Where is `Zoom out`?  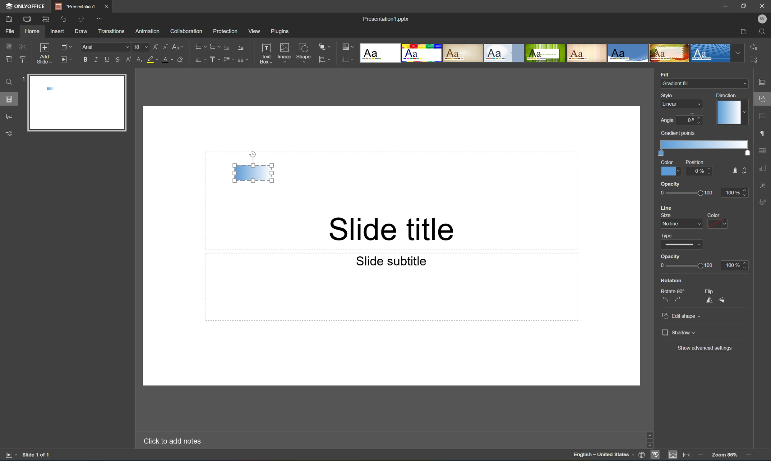 Zoom out is located at coordinates (700, 455).